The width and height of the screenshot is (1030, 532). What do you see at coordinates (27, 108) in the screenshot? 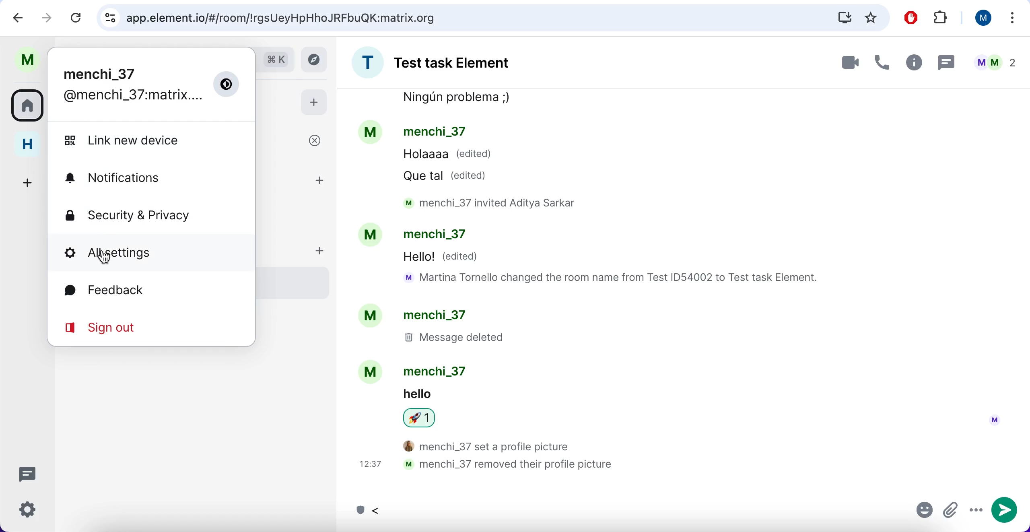
I see `all rooms` at bounding box center [27, 108].